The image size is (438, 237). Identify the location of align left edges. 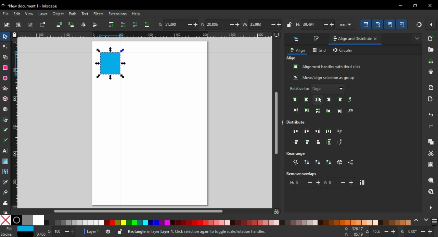
(306, 100).